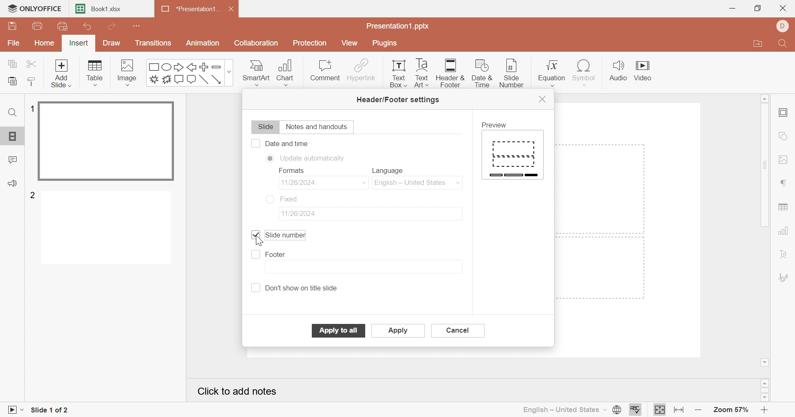 The image size is (795, 417). I want to click on Transitions, so click(154, 43).